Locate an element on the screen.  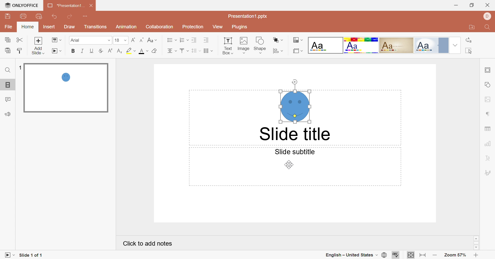
Click to add notes is located at coordinates (148, 244).